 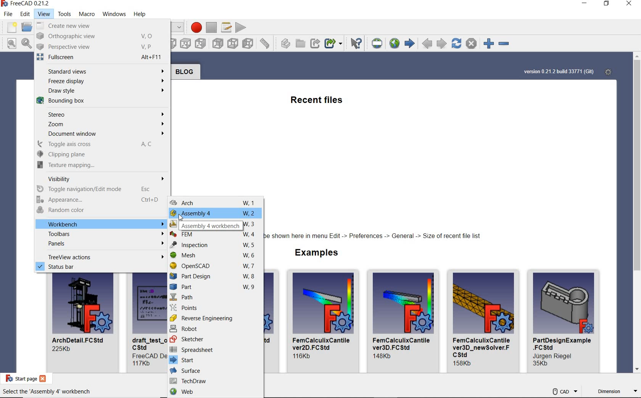 What do you see at coordinates (195, 27) in the screenshot?
I see `macro recording` at bounding box center [195, 27].